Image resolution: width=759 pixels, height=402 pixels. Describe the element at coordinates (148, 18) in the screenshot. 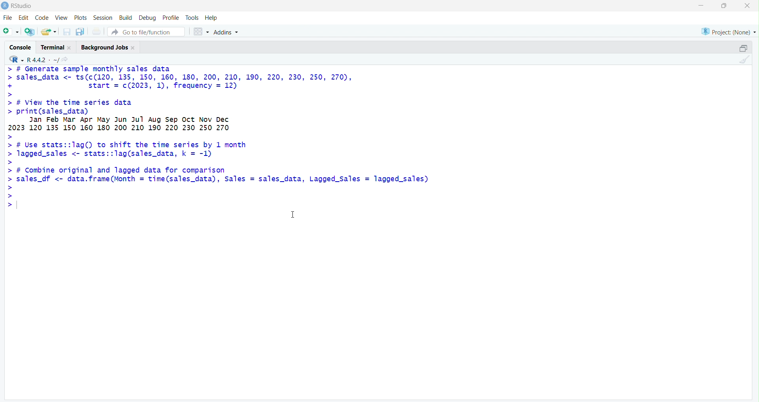

I see `debug` at that location.